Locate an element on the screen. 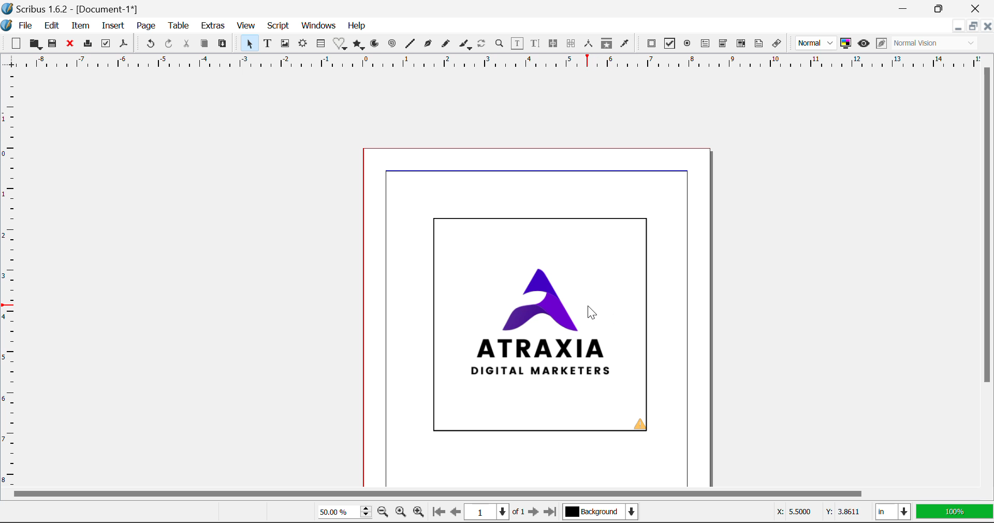 This screenshot has height=523, width=994. Save as Pdf is located at coordinates (125, 46).